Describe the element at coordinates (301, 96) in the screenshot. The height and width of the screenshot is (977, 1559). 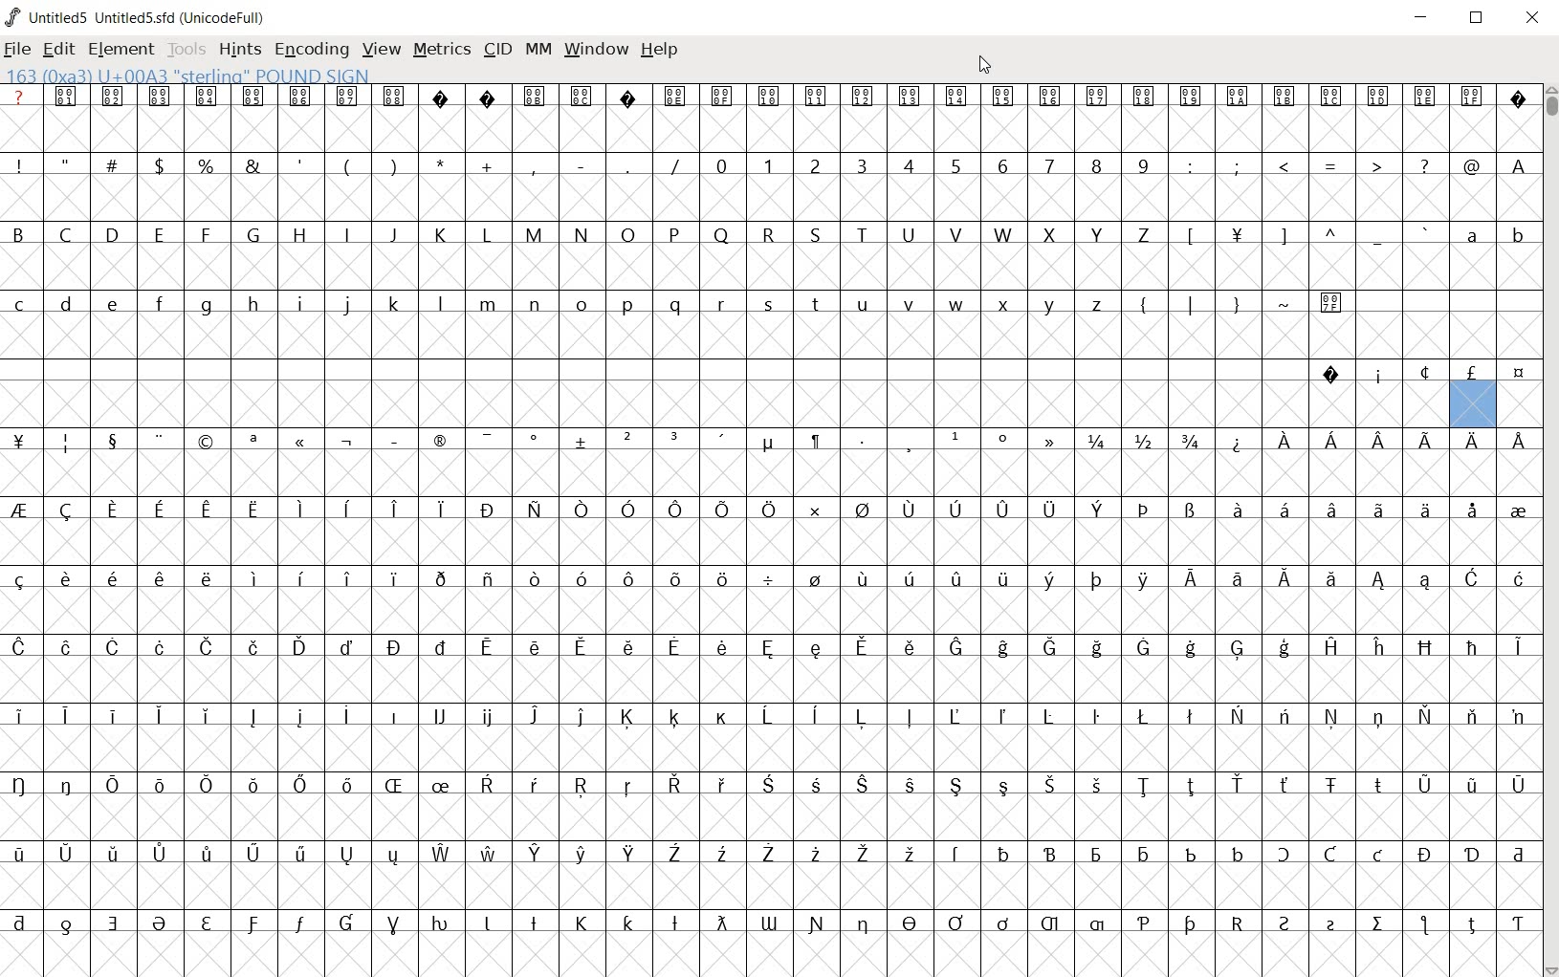
I see `Symbol` at that location.